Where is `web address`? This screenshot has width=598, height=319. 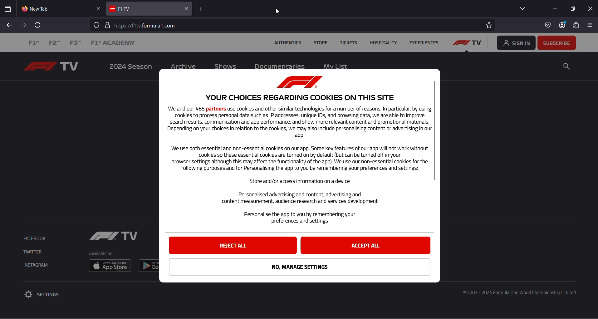
web address is located at coordinates (147, 24).